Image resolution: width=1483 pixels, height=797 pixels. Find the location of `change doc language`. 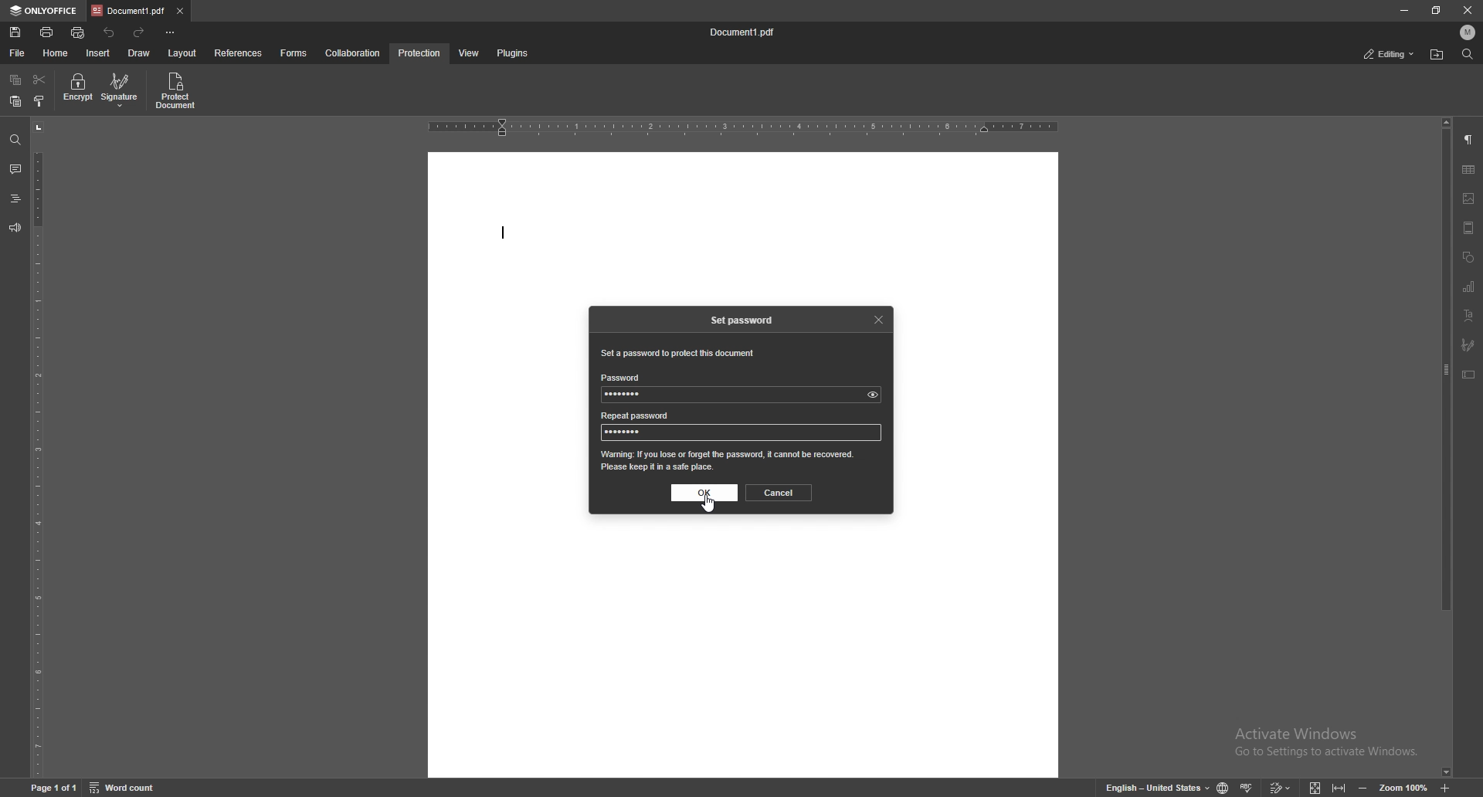

change doc language is located at coordinates (1223, 787).